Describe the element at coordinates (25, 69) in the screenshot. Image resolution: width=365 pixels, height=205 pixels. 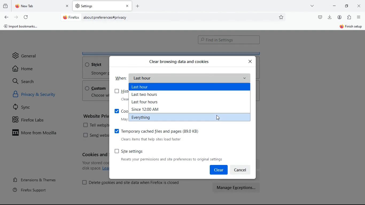
I see `home` at that location.